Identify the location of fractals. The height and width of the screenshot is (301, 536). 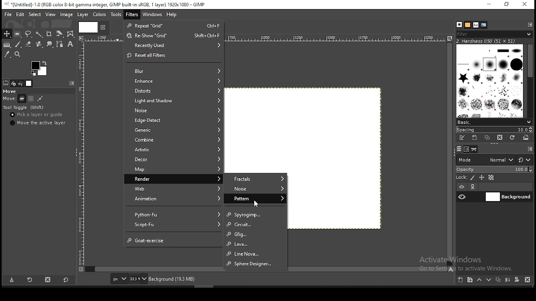
(255, 178).